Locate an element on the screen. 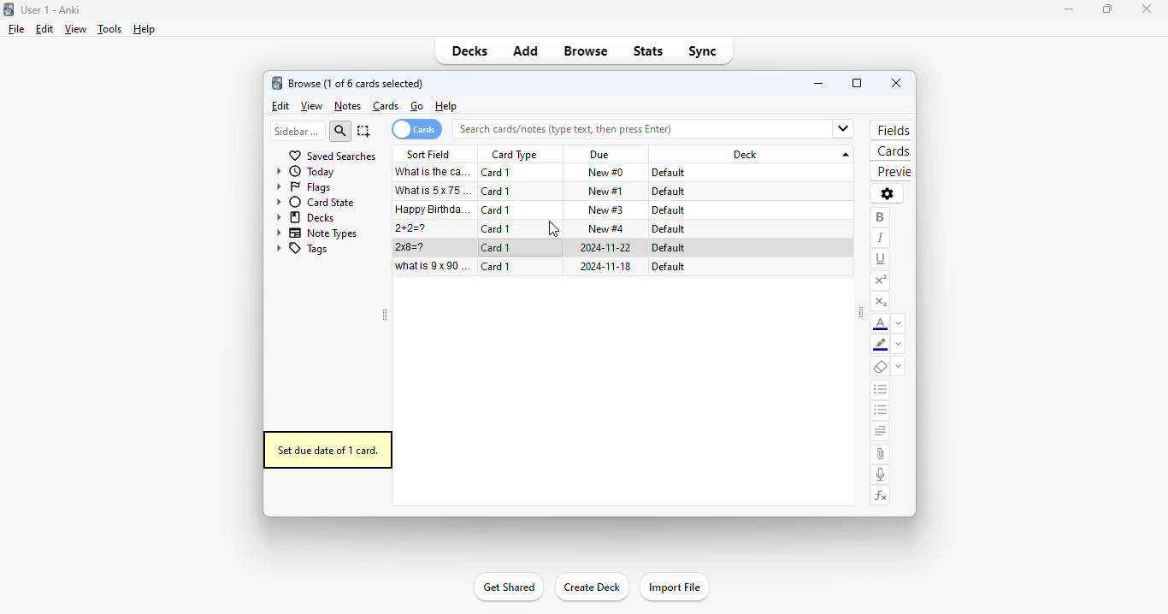 This screenshot has width=1168, height=614. subscript is located at coordinates (880, 302).